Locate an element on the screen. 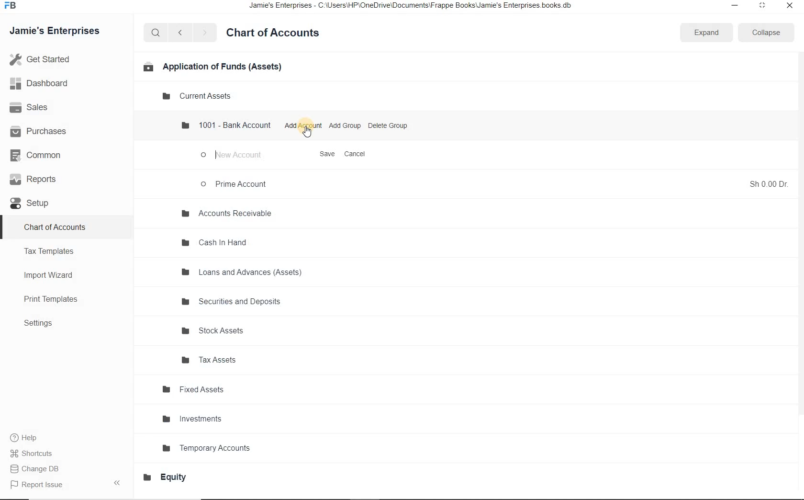 The image size is (804, 500). Loans and Advances (Assets) is located at coordinates (242, 273).